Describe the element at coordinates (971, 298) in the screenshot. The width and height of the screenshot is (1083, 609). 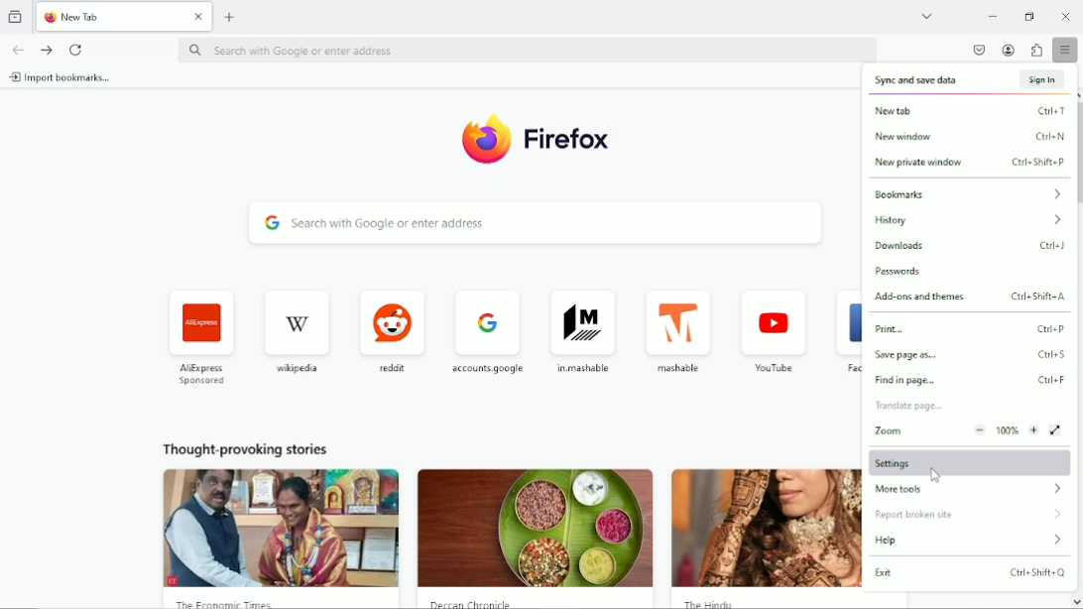
I see `add-ons and themes` at that location.